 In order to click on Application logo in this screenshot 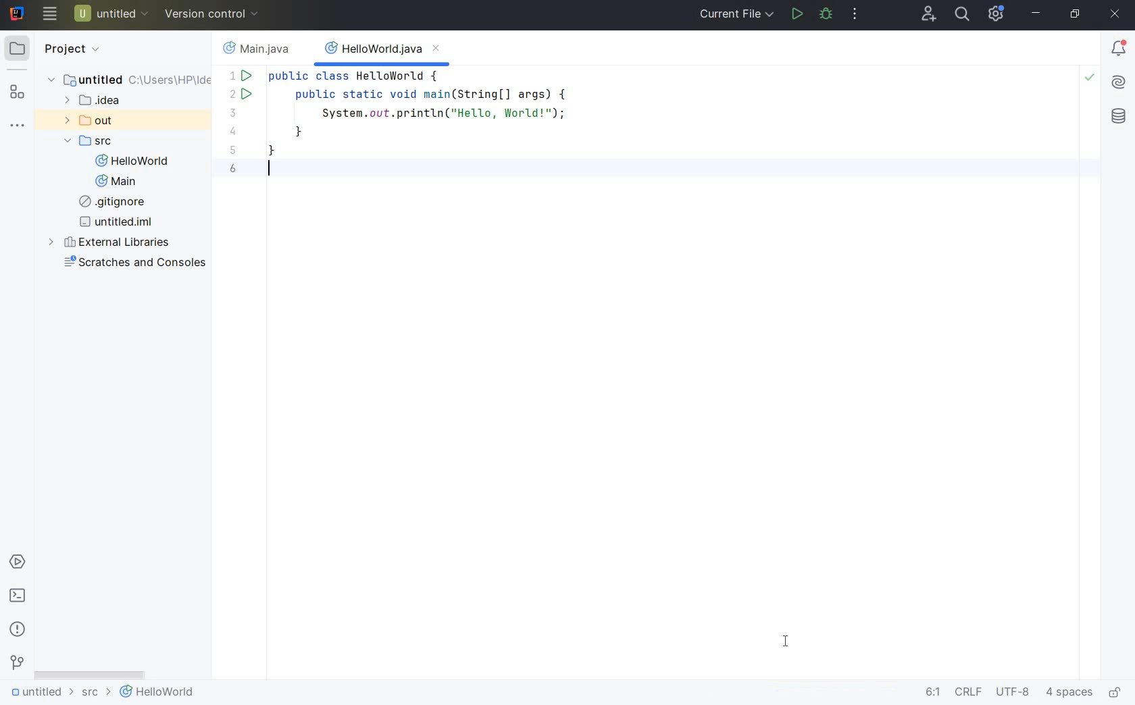, I will do `click(19, 15)`.